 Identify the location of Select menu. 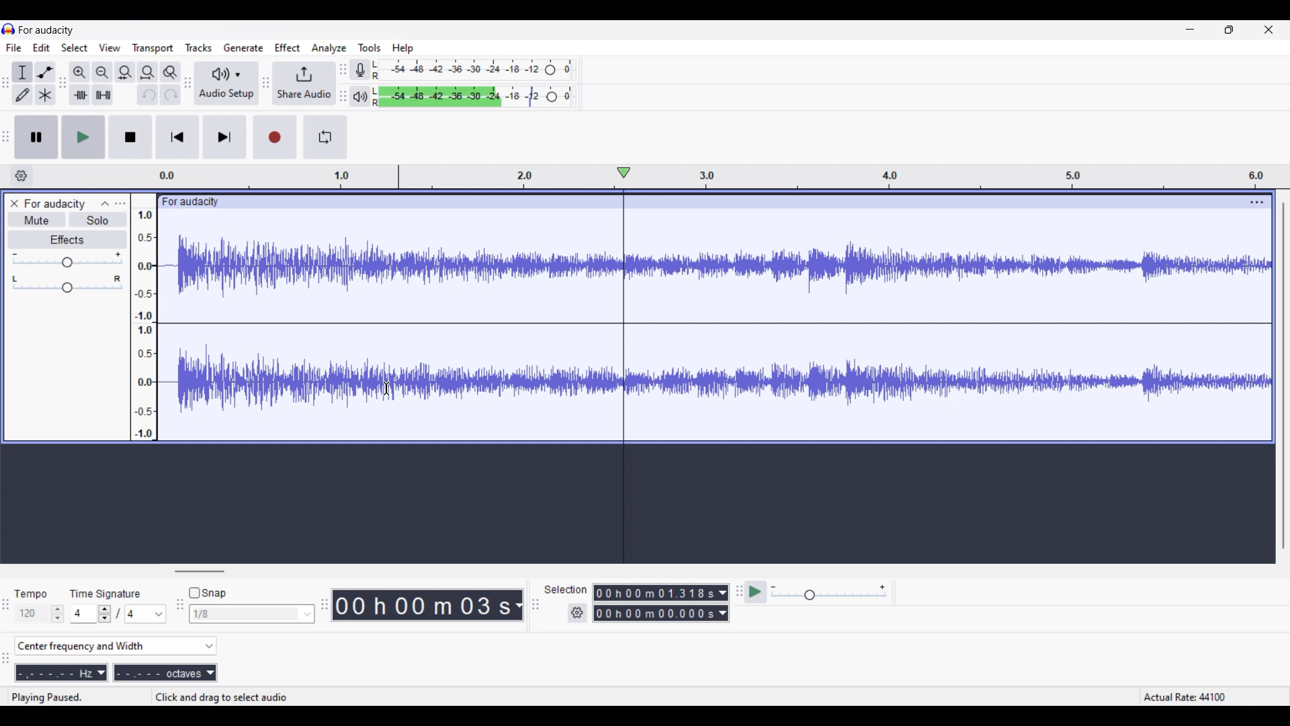
(75, 48).